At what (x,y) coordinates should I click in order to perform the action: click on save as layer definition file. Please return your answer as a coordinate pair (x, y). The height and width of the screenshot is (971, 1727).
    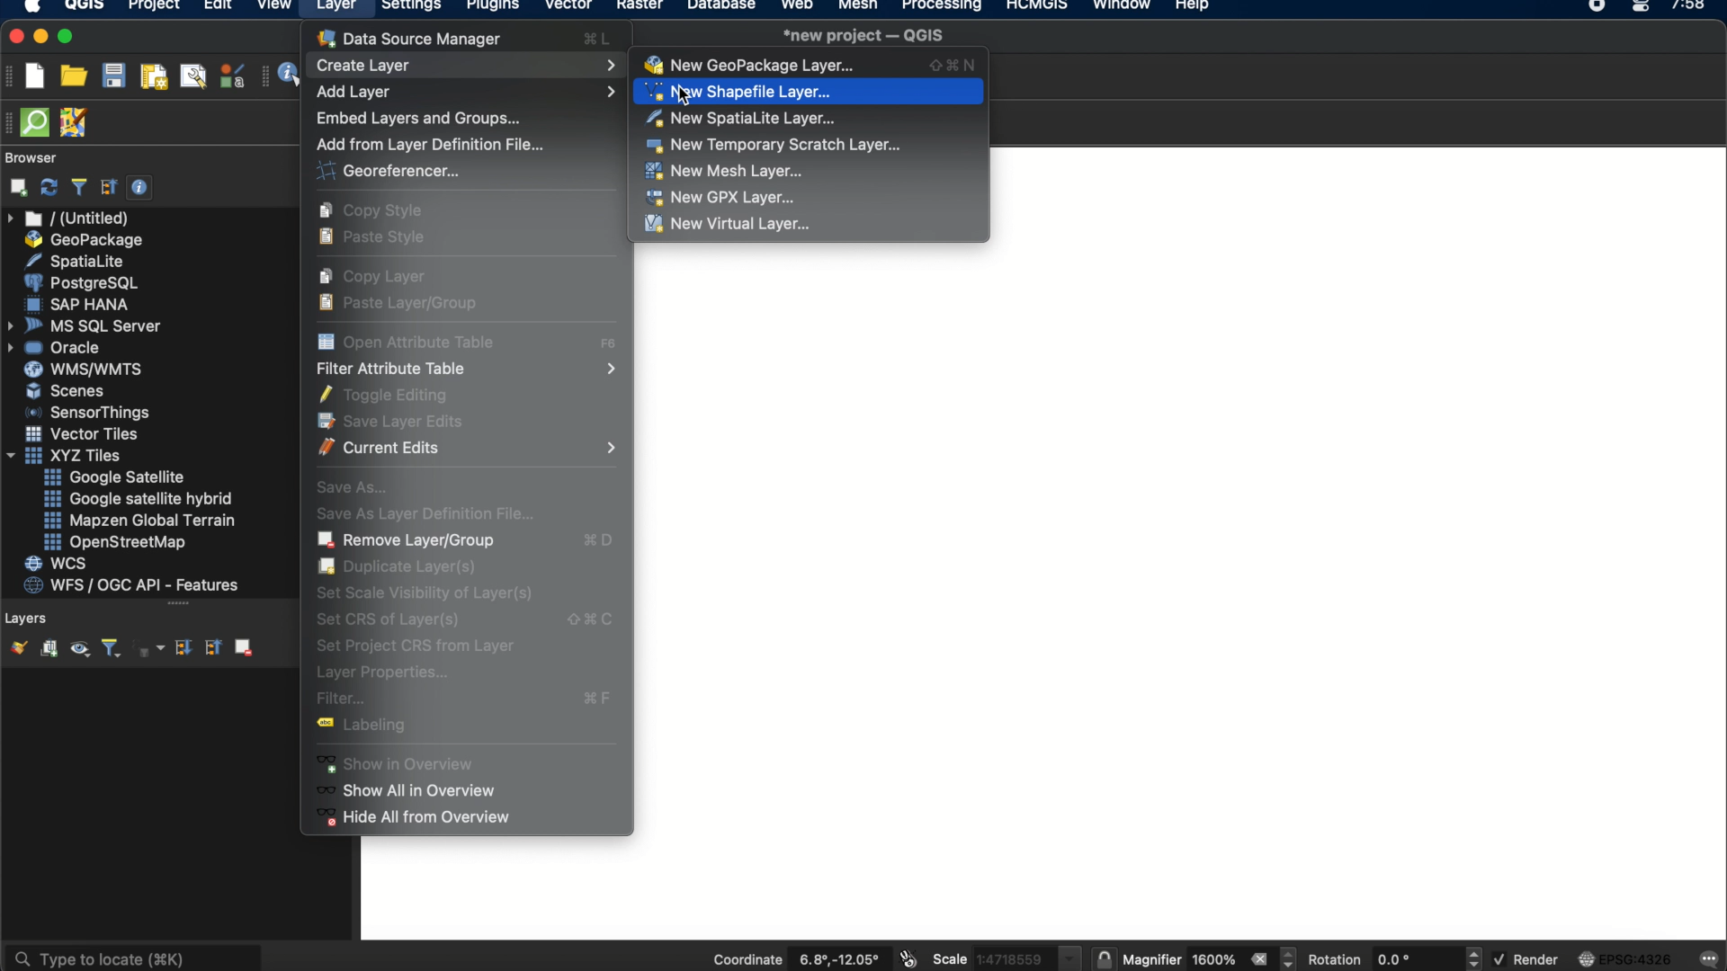
    Looking at the image, I should click on (428, 512).